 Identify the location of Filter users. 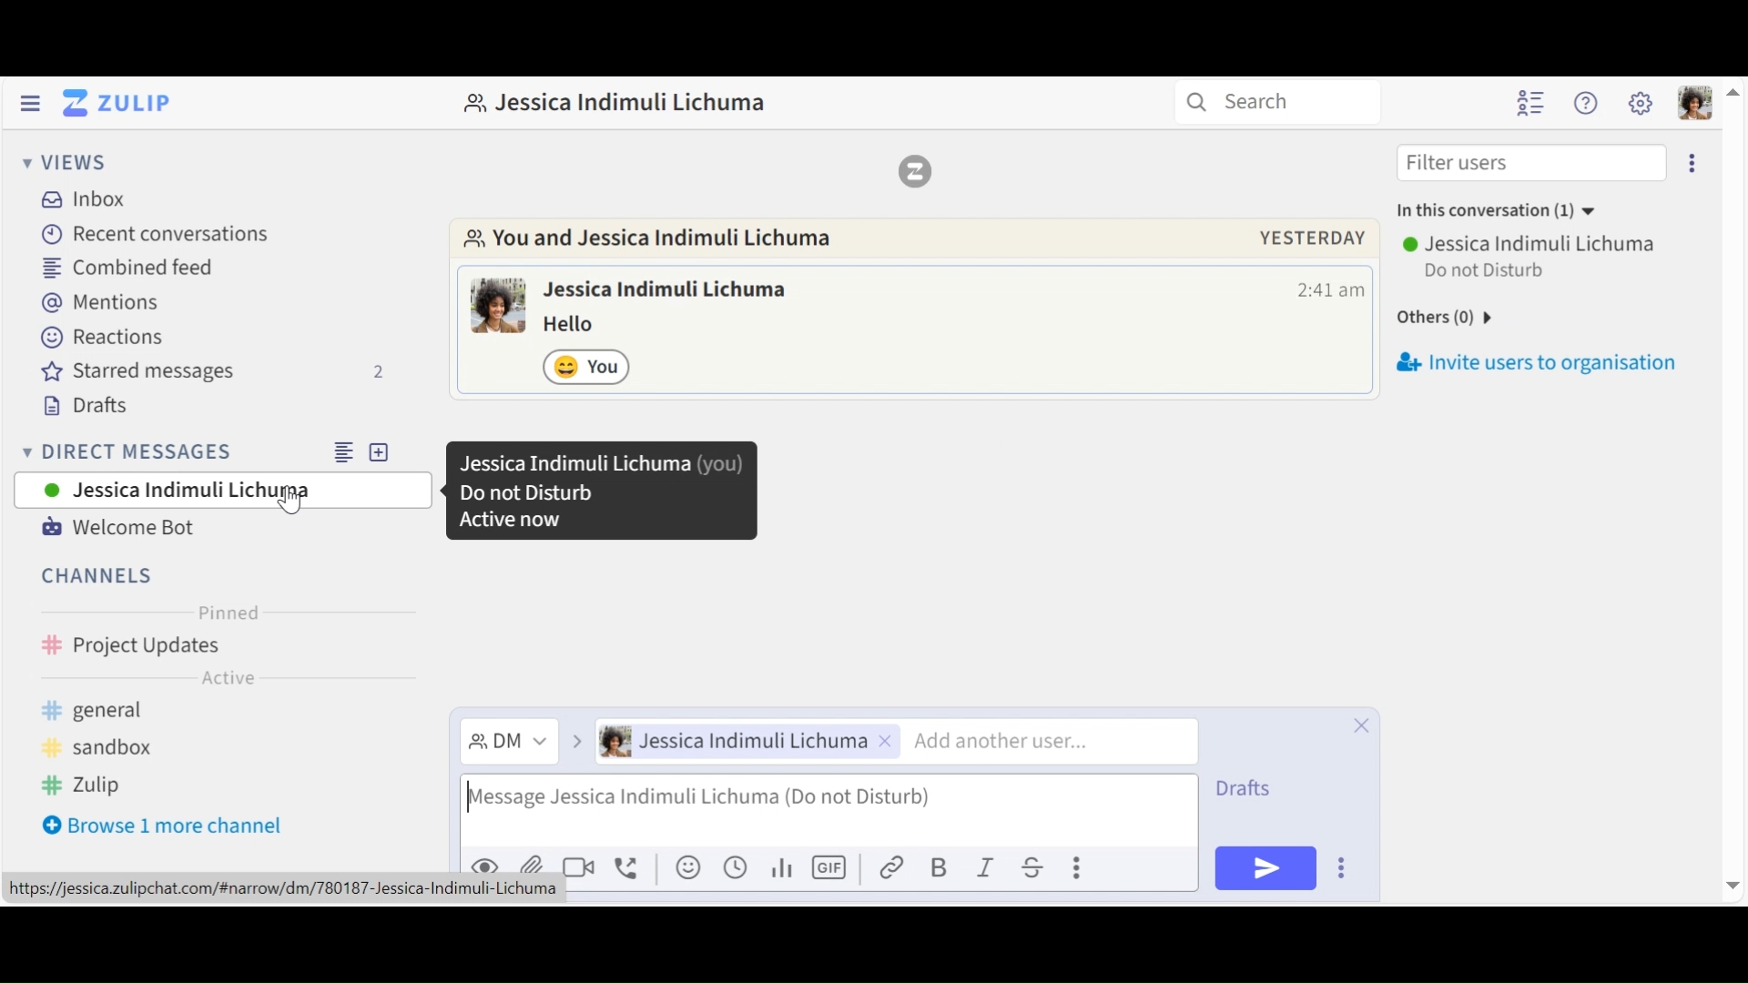
(1530, 162).